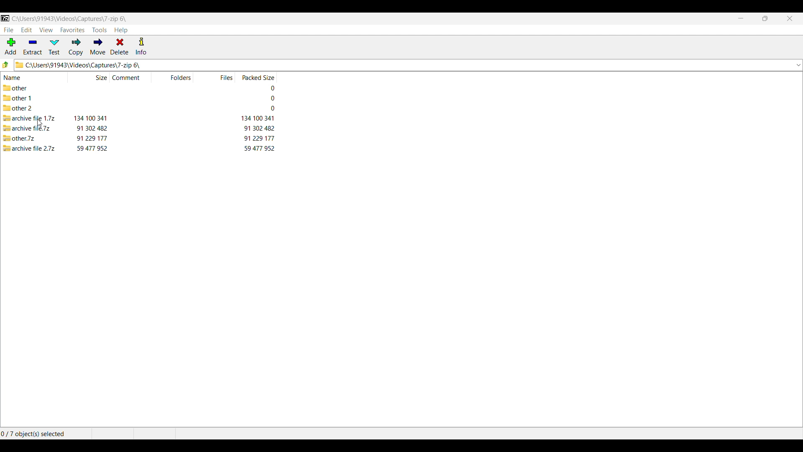 The height and width of the screenshot is (452, 803). Describe the element at coordinates (27, 77) in the screenshot. I see `Name` at that location.